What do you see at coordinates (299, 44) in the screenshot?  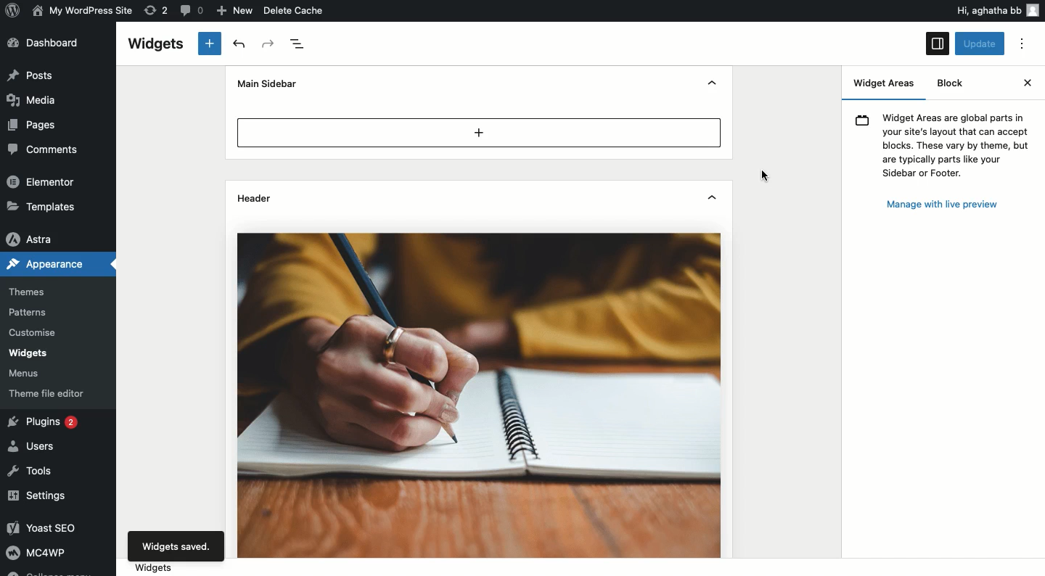 I see `Document overview` at bounding box center [299, 44].